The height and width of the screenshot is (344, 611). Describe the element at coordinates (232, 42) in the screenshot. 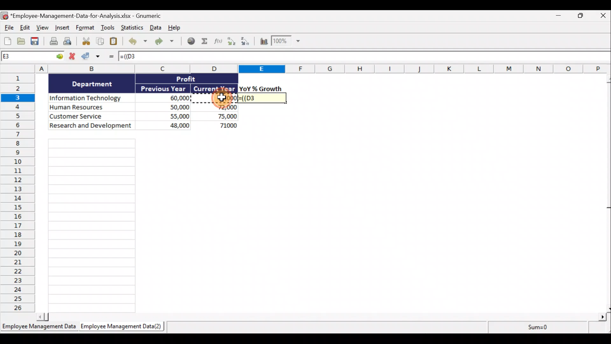

I see `Sort Ascending` at that location.